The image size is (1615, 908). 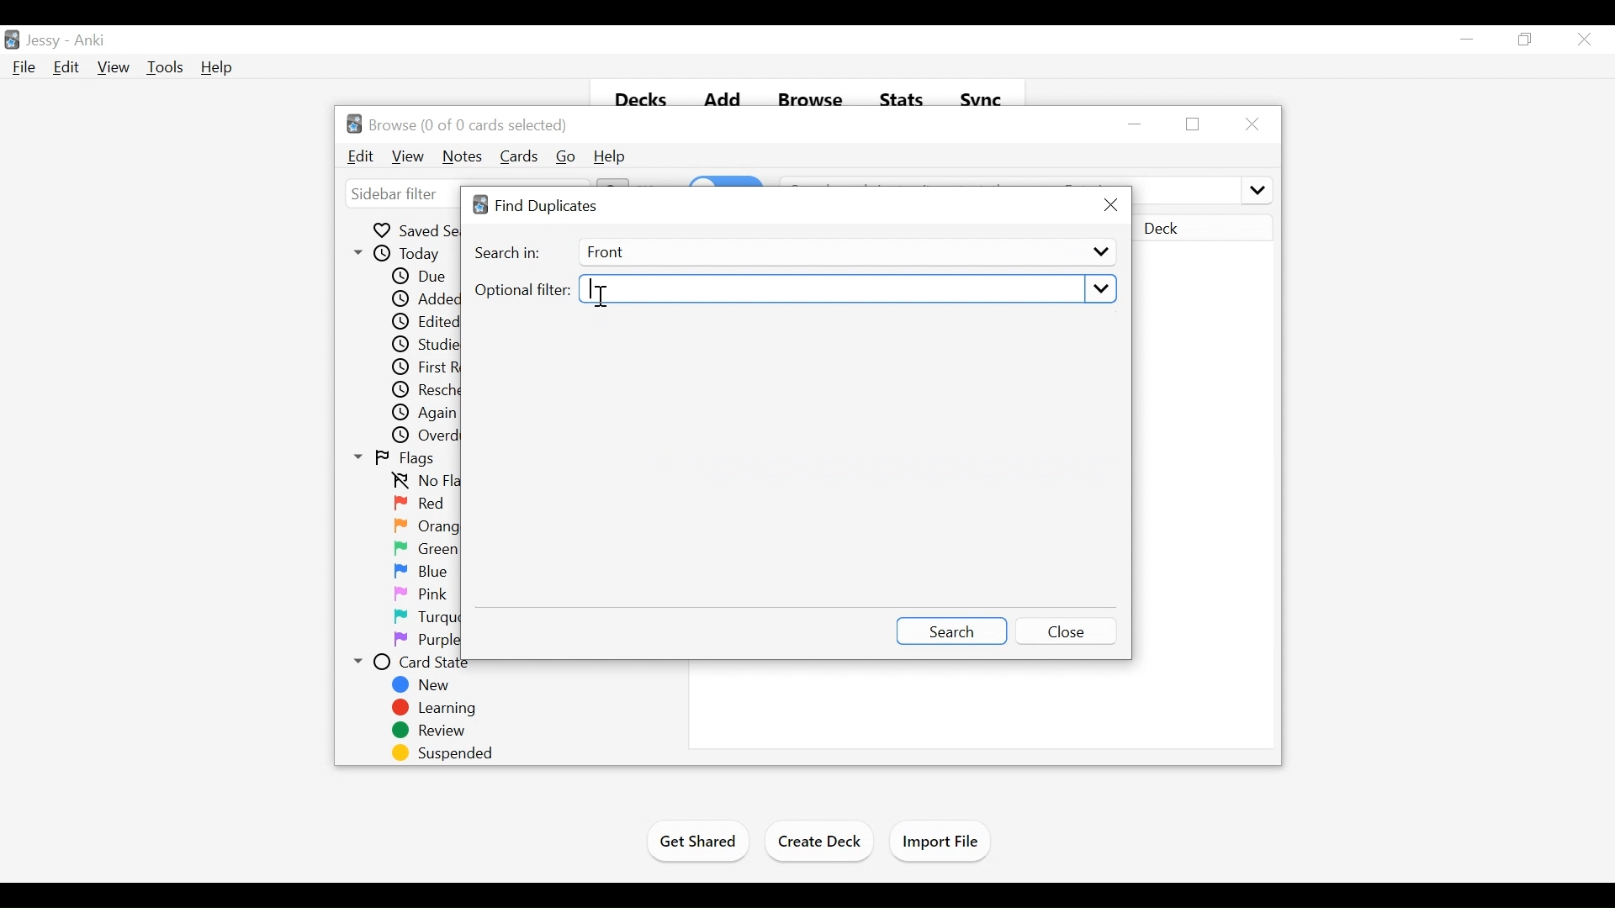 I want to click on Sync, so click(x=982, y=97).